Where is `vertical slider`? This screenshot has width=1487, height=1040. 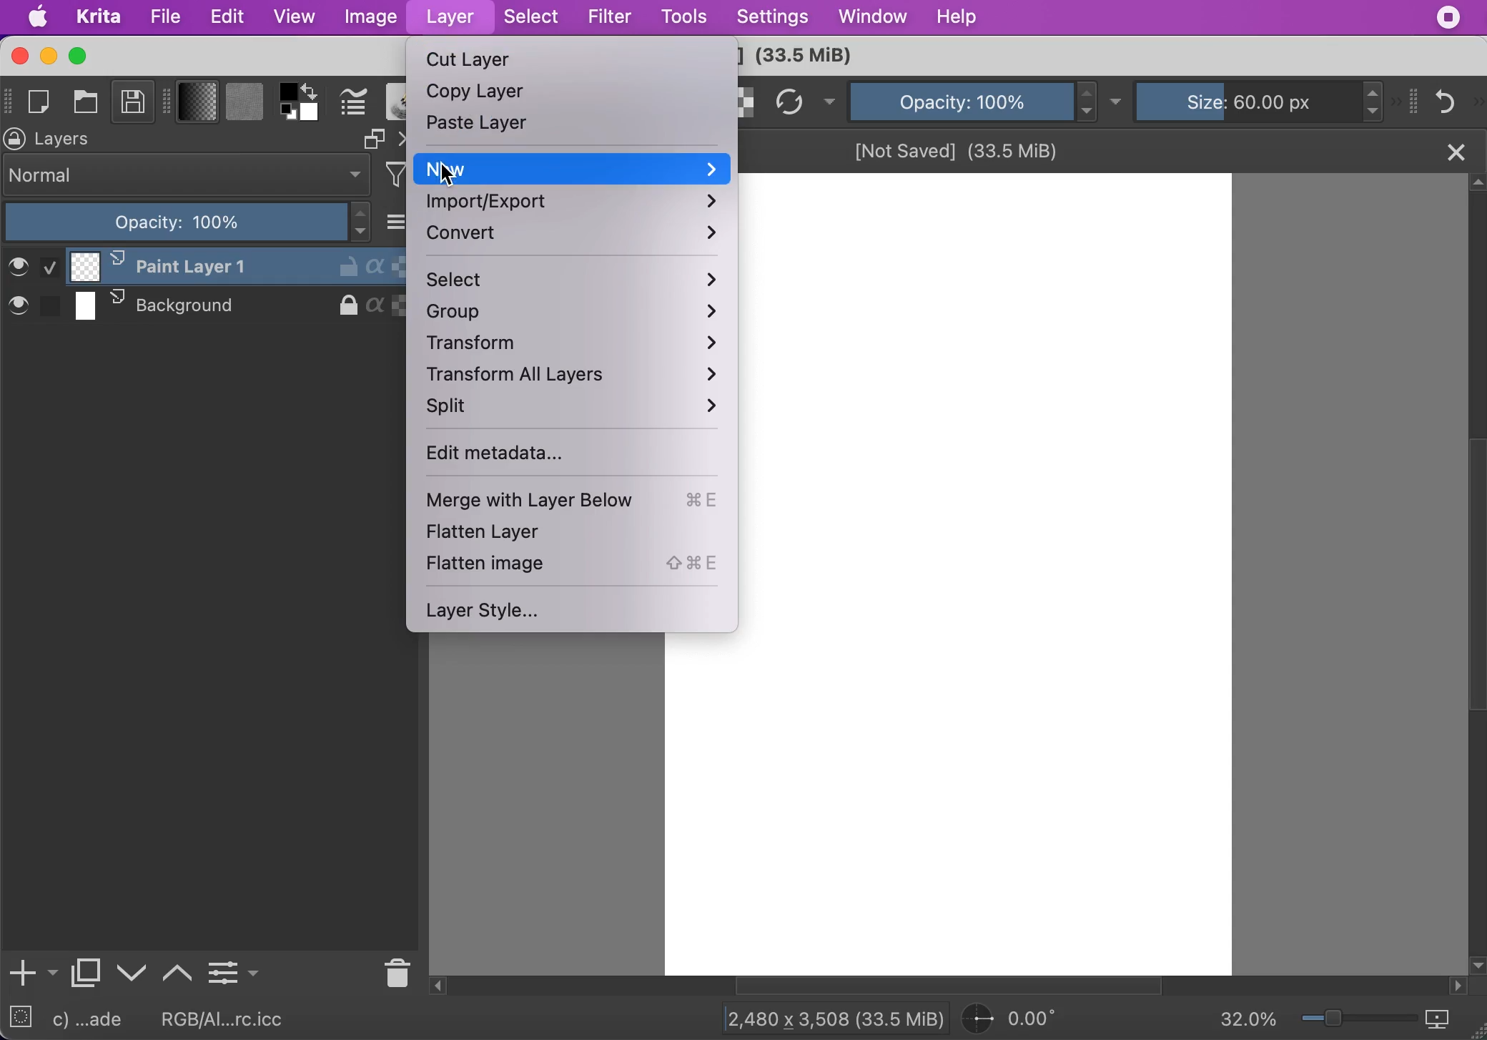 vertical slider is located at coordinates (1474, 509).